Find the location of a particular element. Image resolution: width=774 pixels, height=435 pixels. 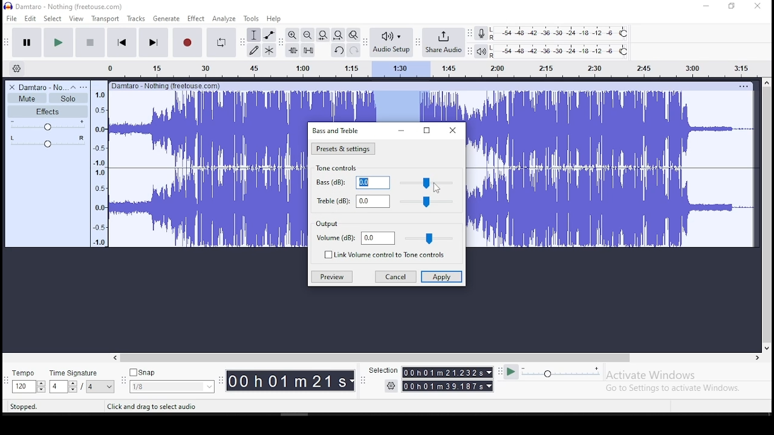

up is located at coordinates (766, 82).